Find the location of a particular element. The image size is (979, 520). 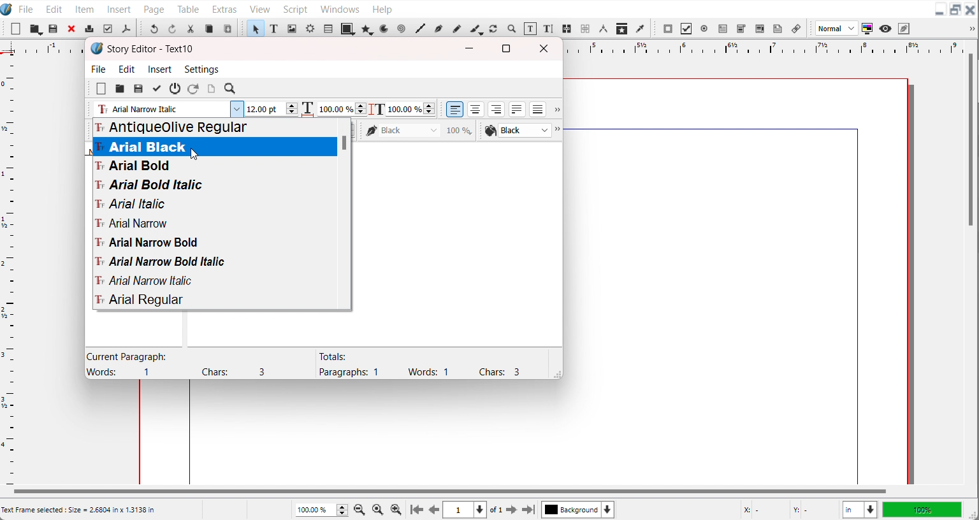

Edit is located at coordinates (52, 8).